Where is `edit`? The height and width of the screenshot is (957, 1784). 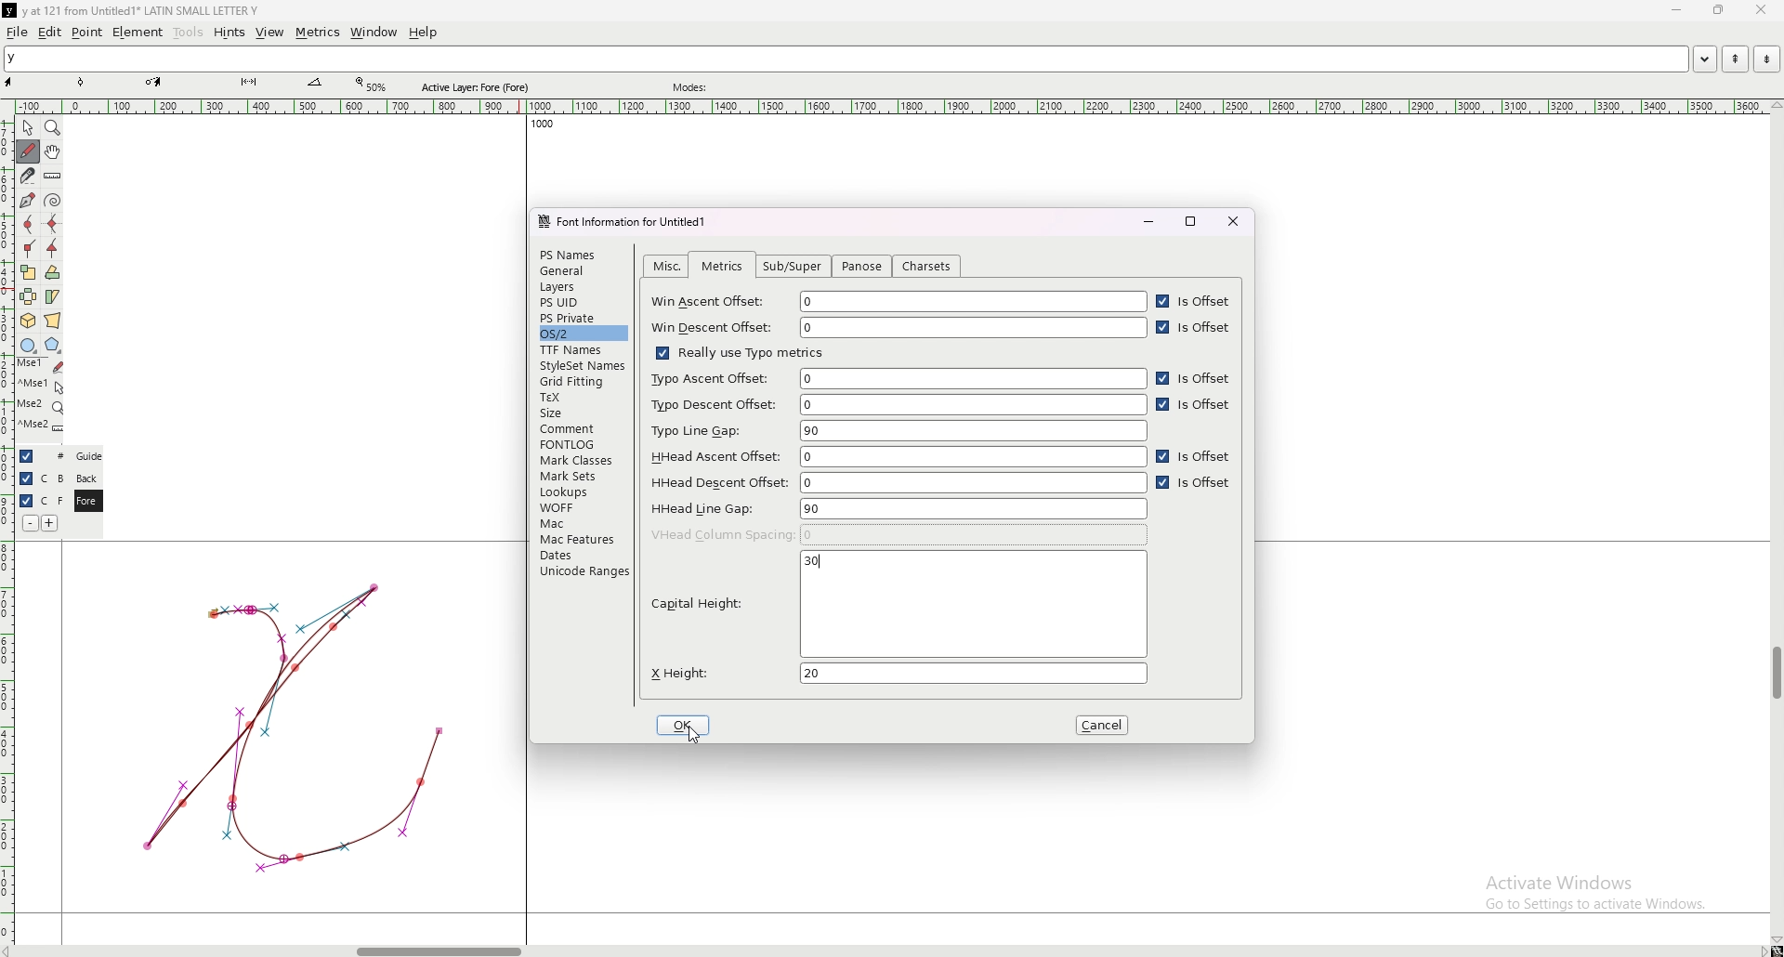
edit is located at coordinates (50, 33).